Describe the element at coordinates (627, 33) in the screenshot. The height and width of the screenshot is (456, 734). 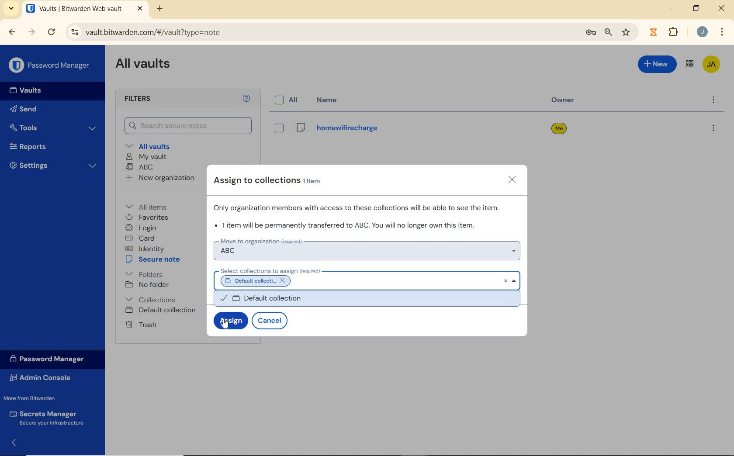
I see `bookmark` at that location.